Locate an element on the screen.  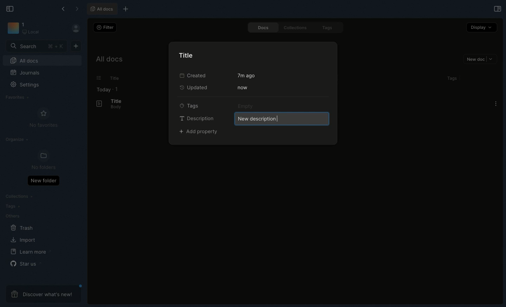
Add property is located at coordinates (199, 132).